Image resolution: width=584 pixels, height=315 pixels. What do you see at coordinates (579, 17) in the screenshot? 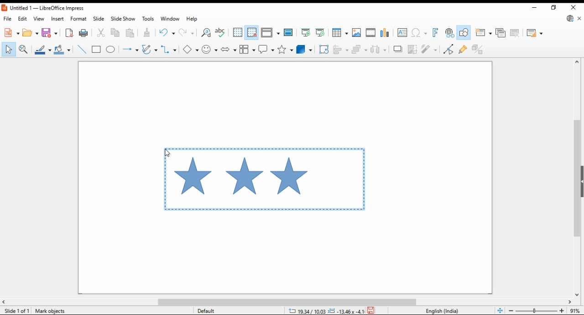
I see `close document` at bounding box center [579, 17].